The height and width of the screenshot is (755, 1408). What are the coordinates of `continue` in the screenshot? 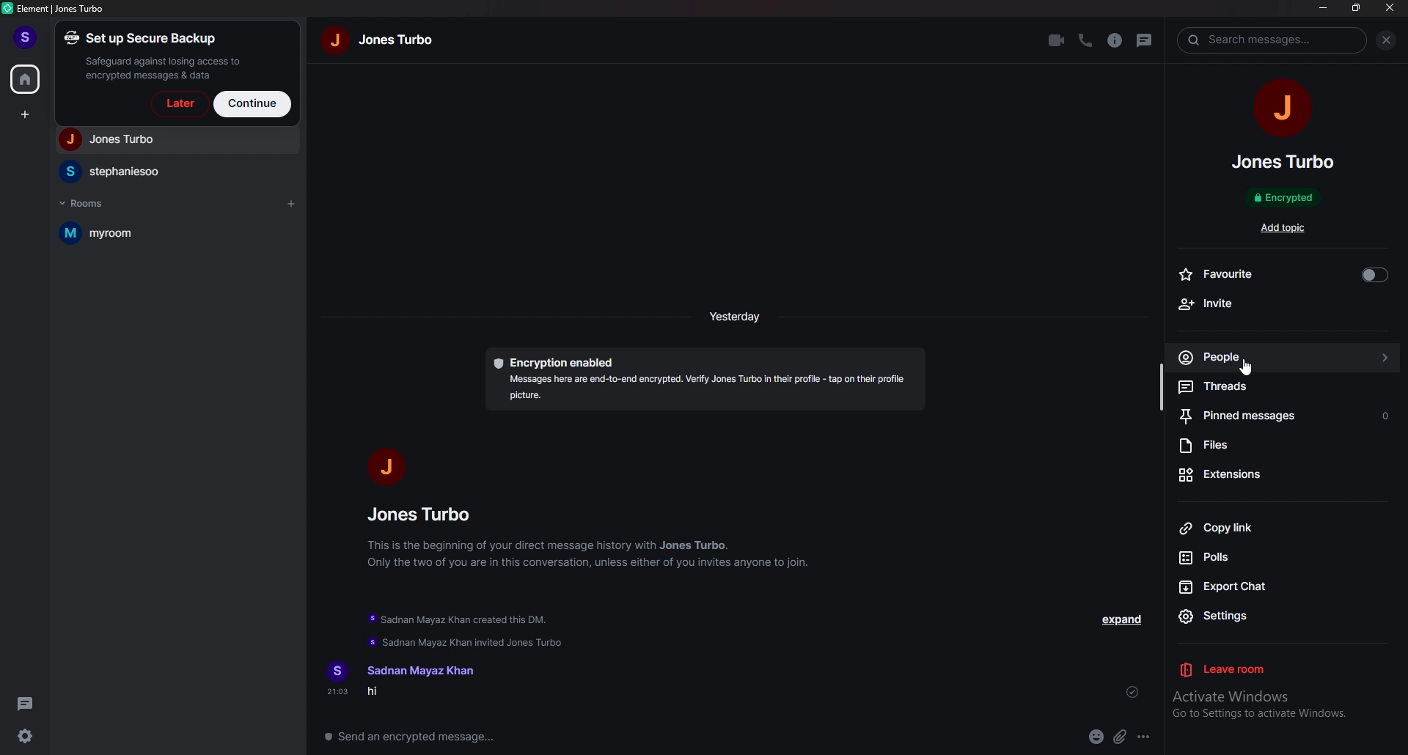 It's located at (253, 103).